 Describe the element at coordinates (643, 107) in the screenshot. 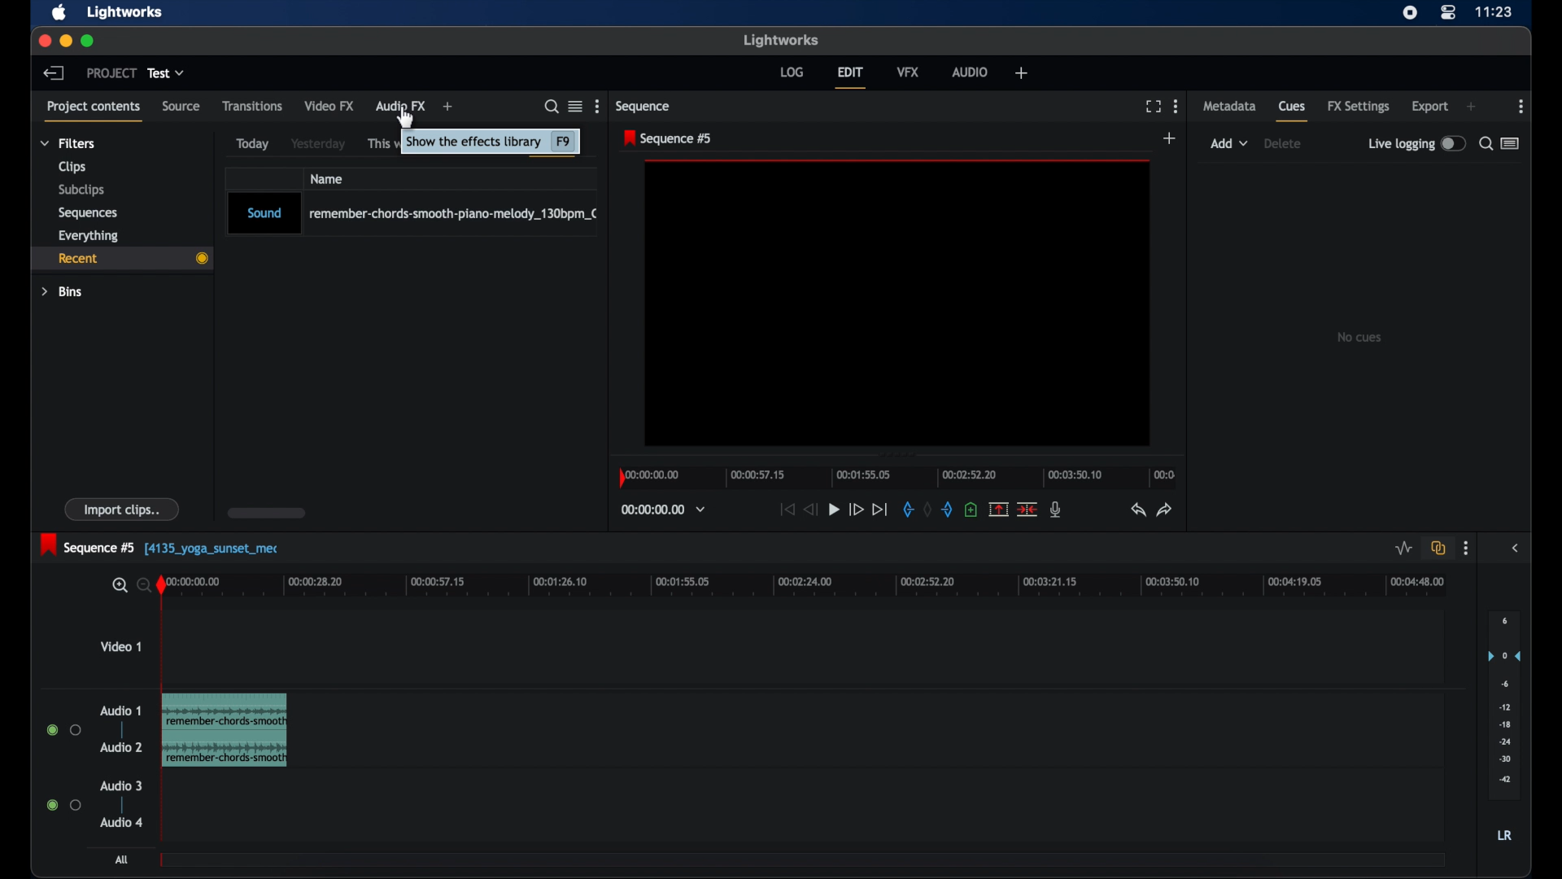

I see `sequence` at that location.